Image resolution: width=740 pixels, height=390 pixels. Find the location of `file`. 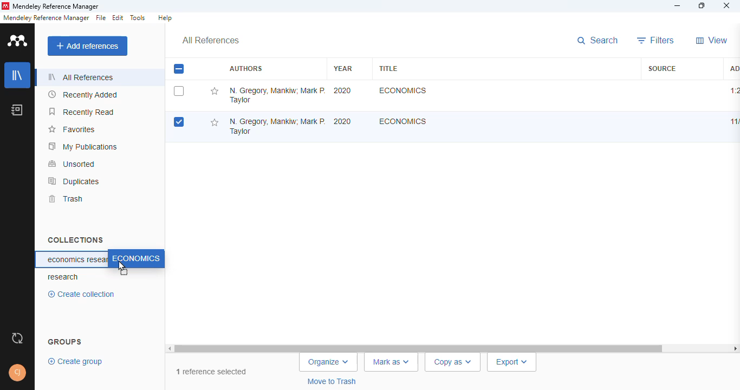

file is located at coordinates (101, 18).